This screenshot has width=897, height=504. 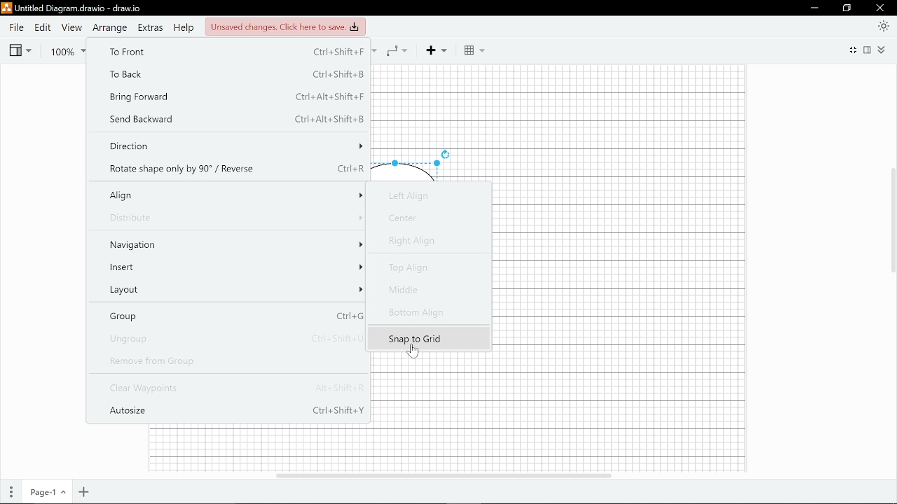 What do you see at coordinates (235, 53) in the screenshot?
I see `To front Ctrl+Shift+F` at bounding box center [235, 53].